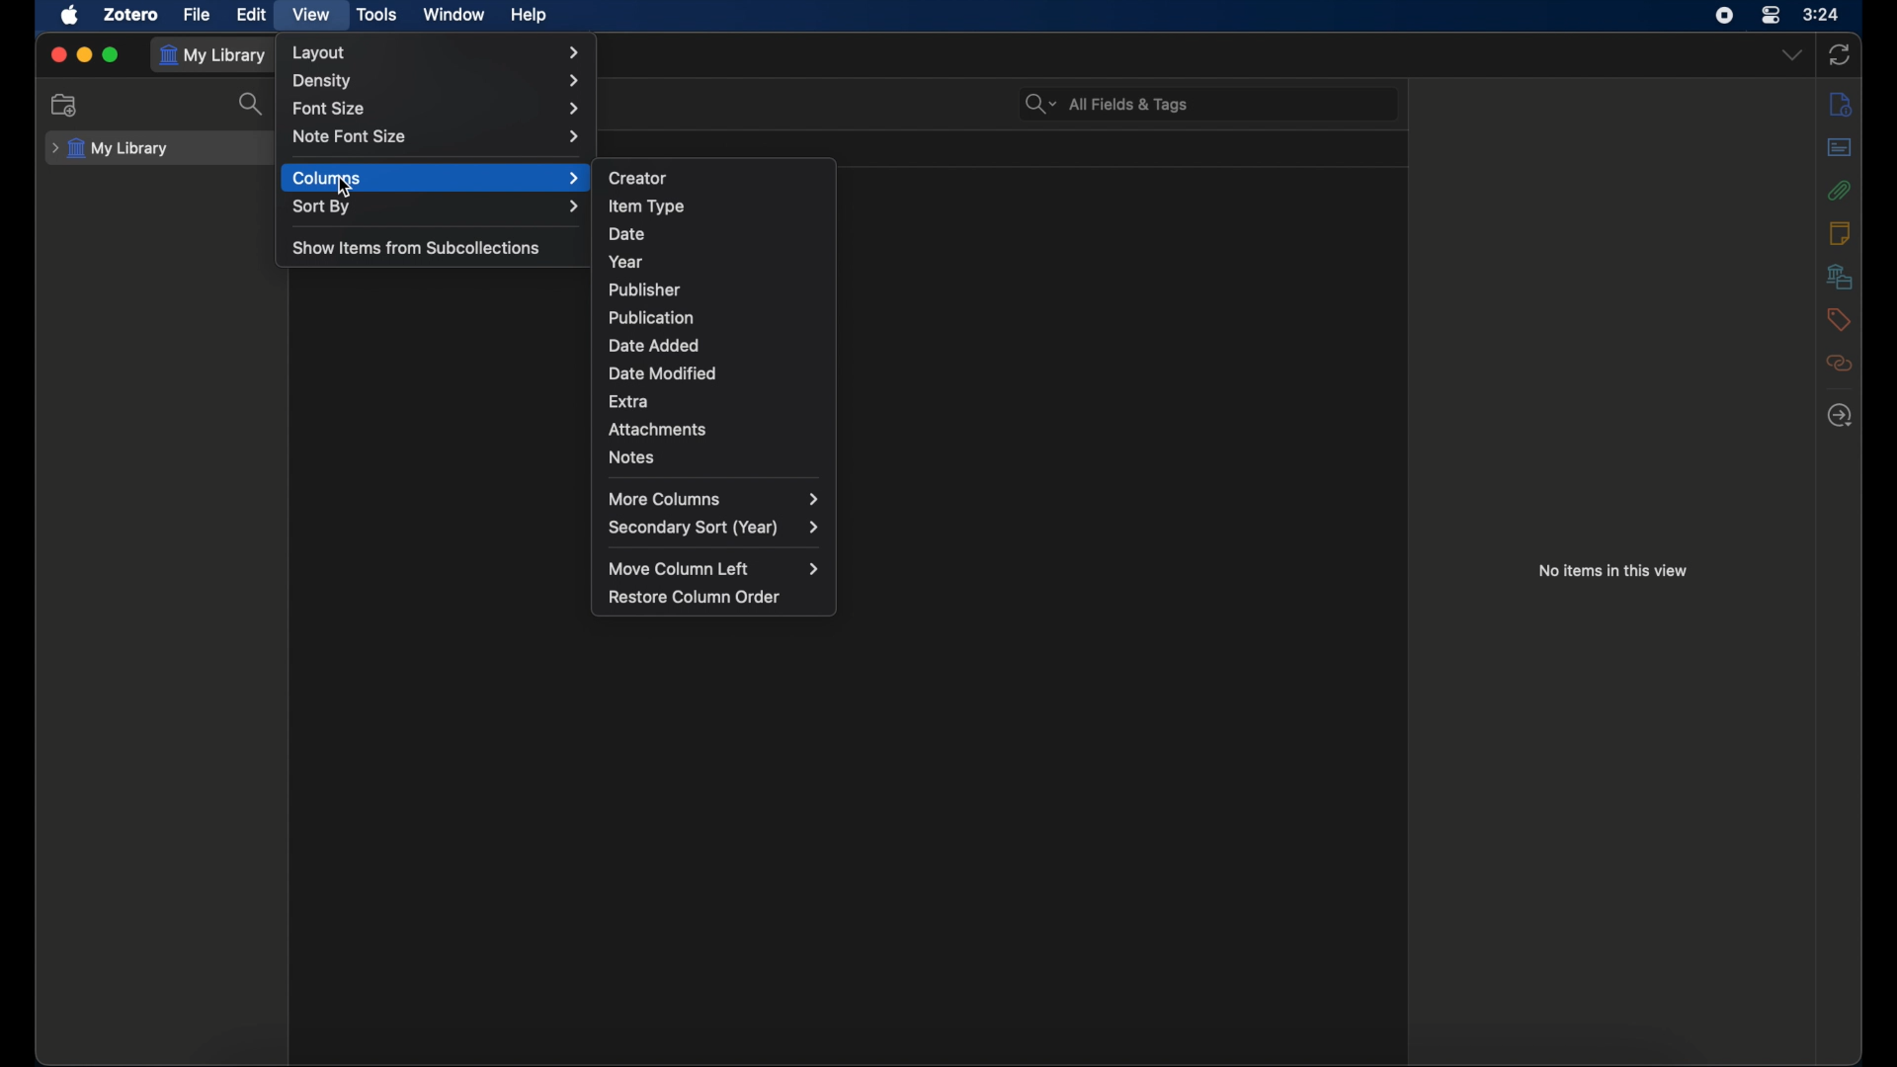 The width and height of the screenshot is (1897, 1067). Describe the element at coordinates (378, 16) in the screenshot. I see `tools` at that location.